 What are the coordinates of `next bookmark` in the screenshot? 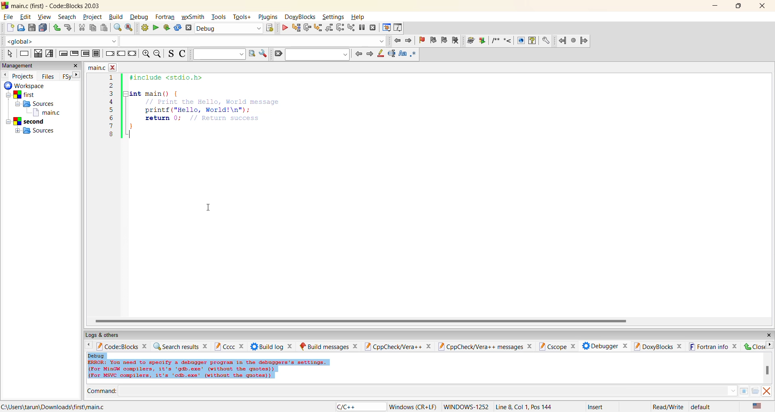 It's located at (444, 40).